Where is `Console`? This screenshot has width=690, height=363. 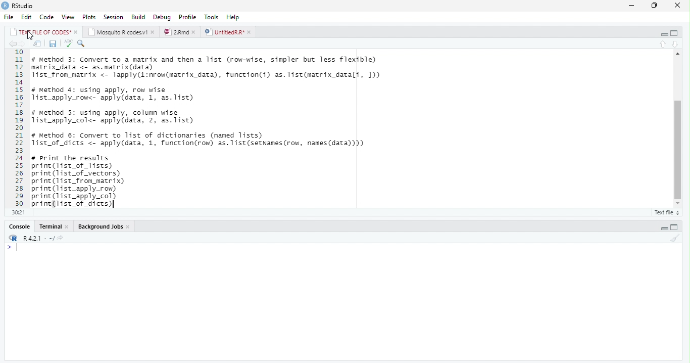
Console is located at coordinates (53, 226).